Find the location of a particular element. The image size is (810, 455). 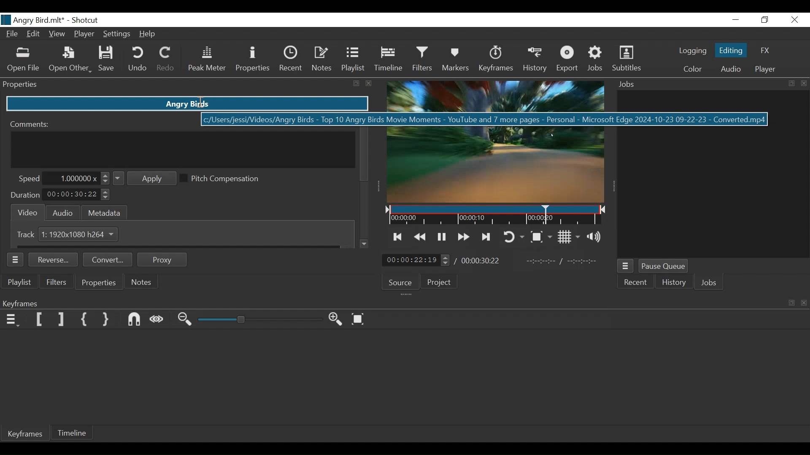

location is located at coordinates (292, 120).